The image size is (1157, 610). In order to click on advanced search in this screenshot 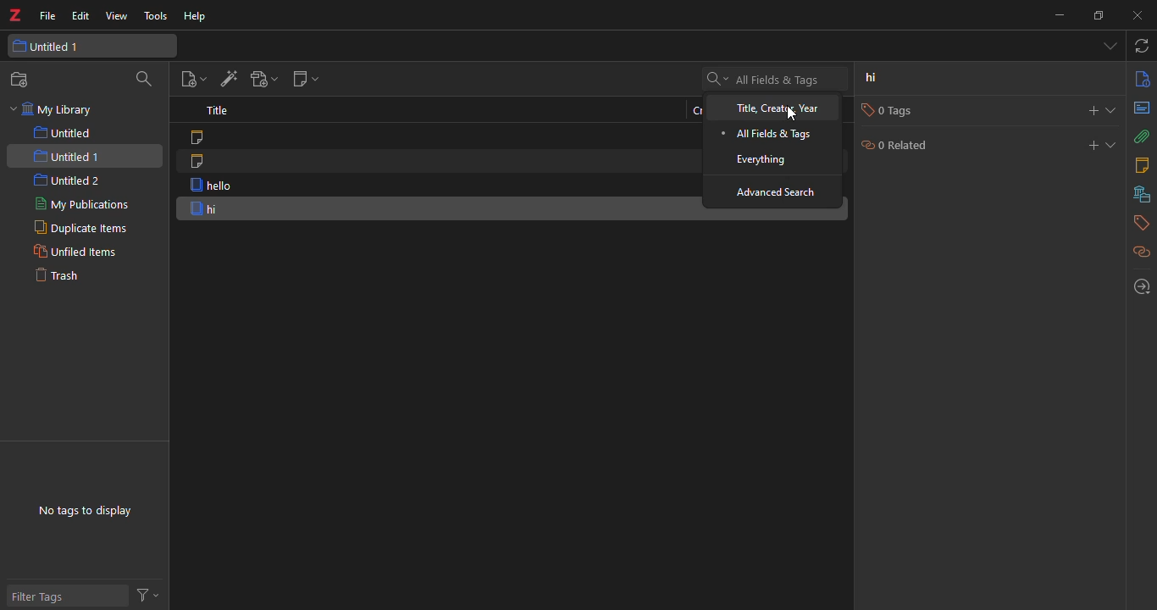, I will do `click(781, 193)`.